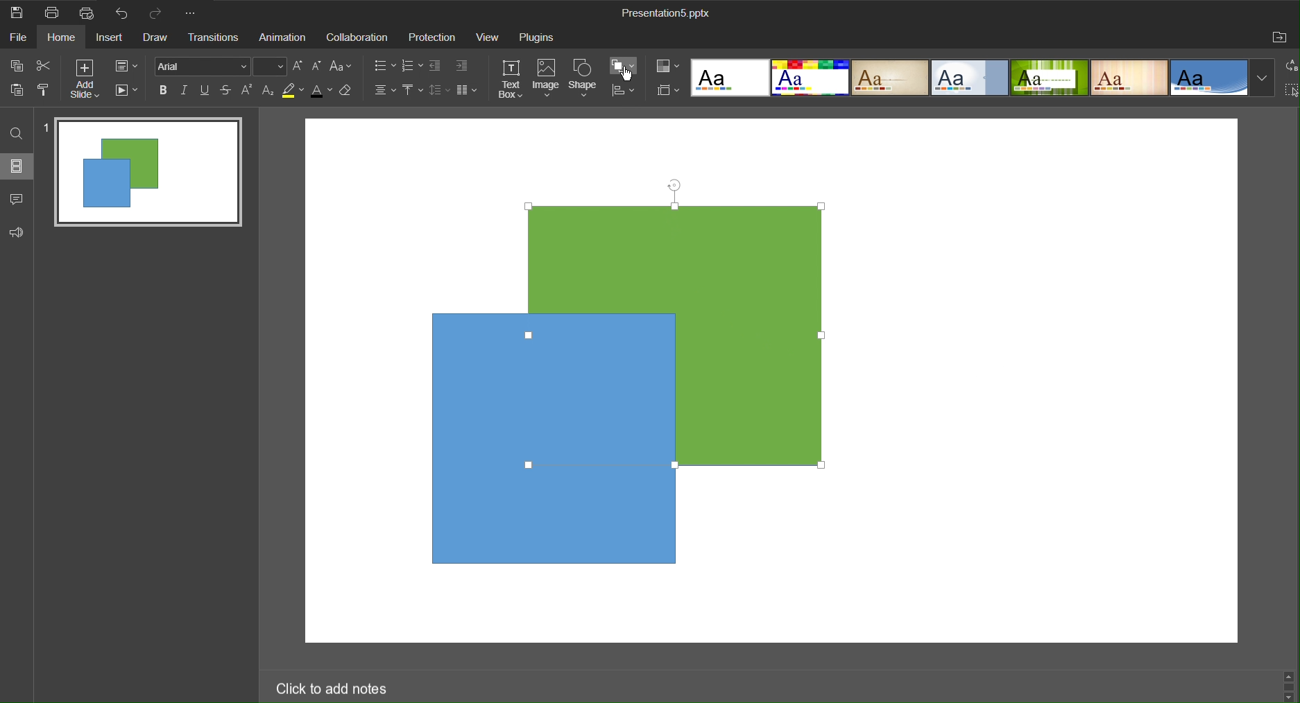 Image resolution: width=1300 pixels, height=703 pixels. What do you see at coordinates (195, 14) in the screenshot?
I see `More` at bounding box center [195, 14].